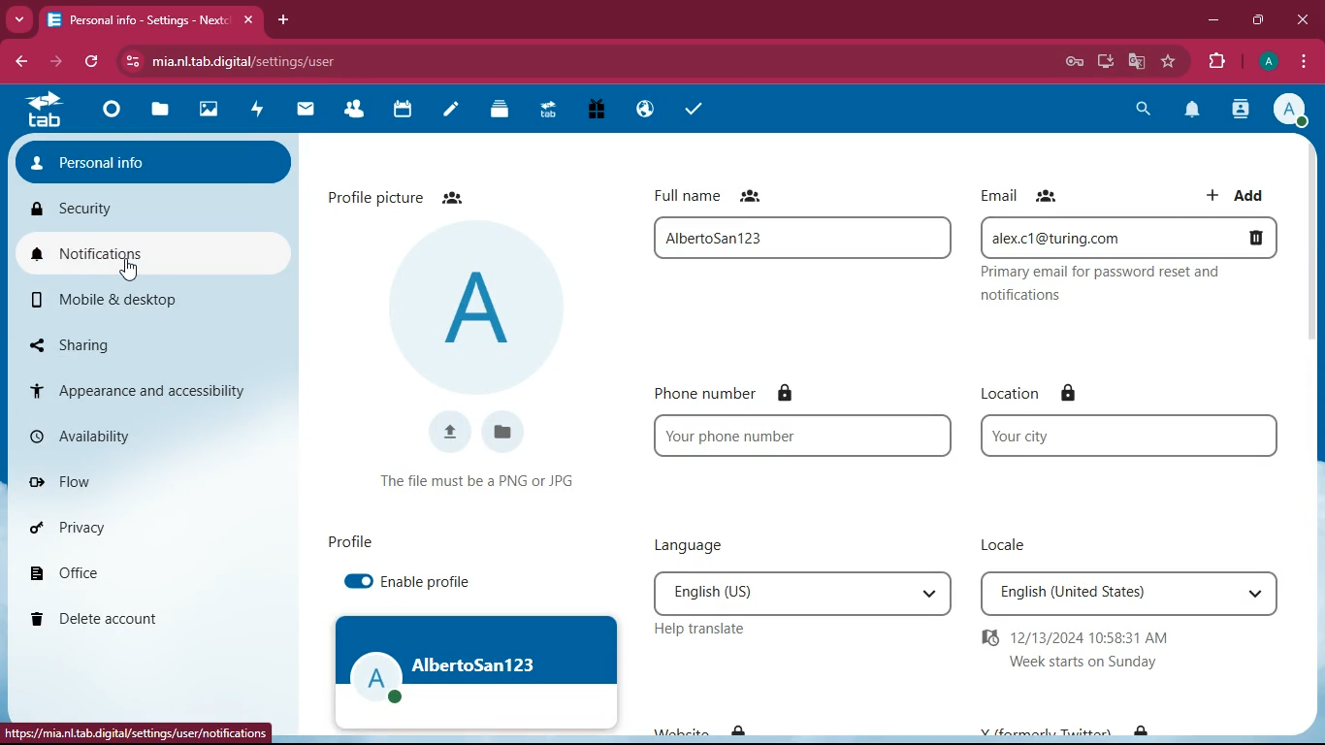 This screenshot has height=745, width=1325. I want to click on close, so click(1300, 20).